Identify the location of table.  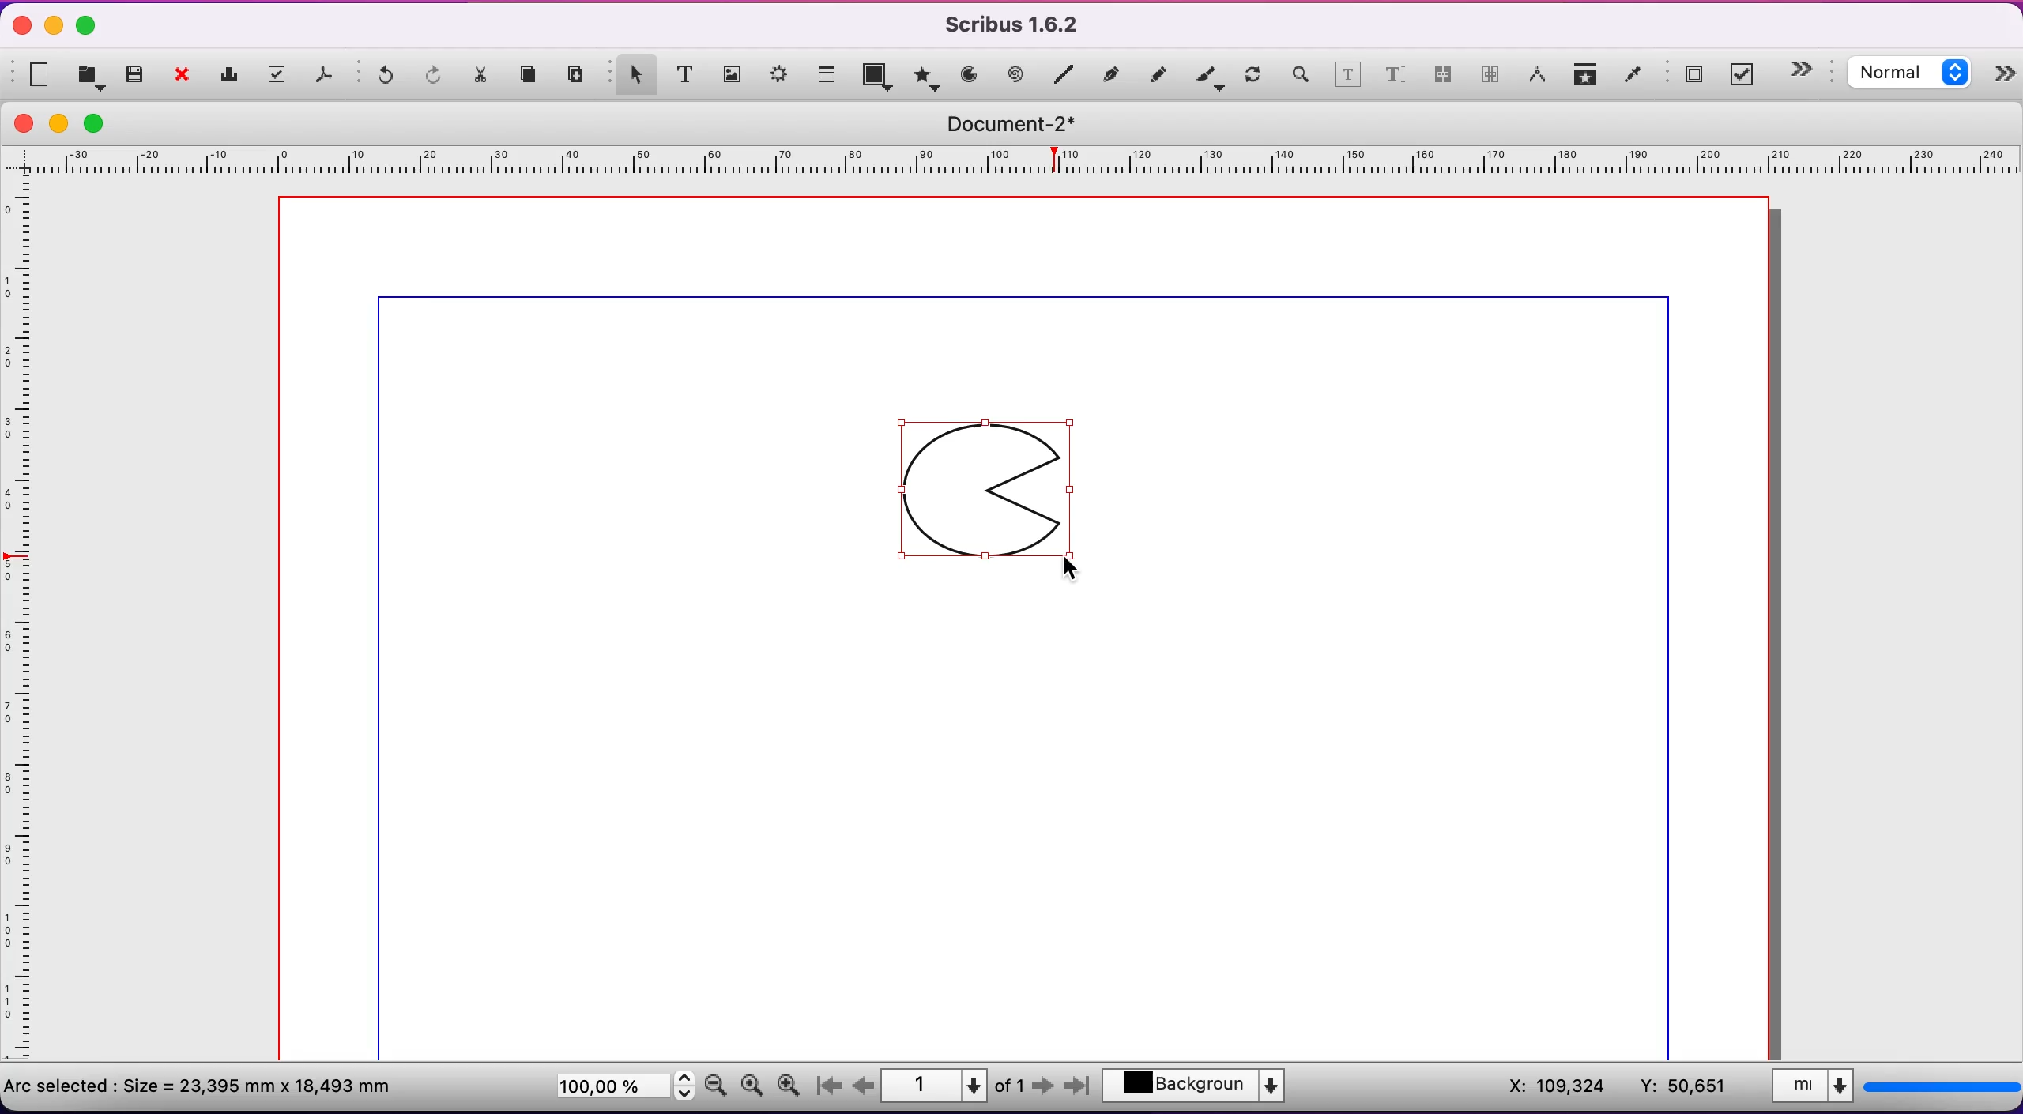
(829, 72).